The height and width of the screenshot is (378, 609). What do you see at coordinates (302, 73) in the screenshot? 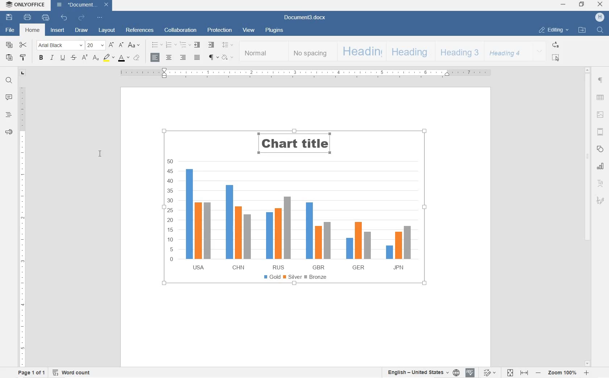
I see `RULER` at bounding box center [302, 73].